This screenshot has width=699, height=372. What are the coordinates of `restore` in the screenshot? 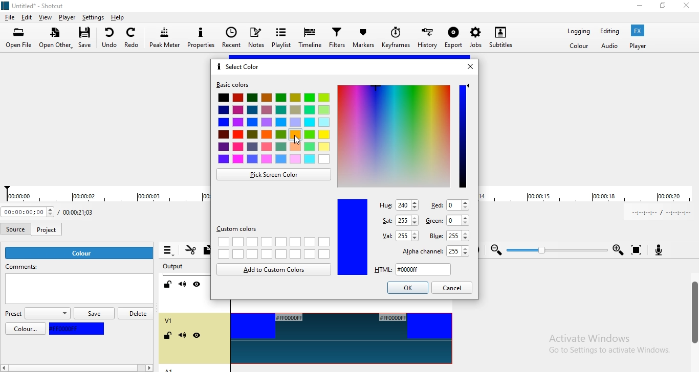 It's located at (662, 8).